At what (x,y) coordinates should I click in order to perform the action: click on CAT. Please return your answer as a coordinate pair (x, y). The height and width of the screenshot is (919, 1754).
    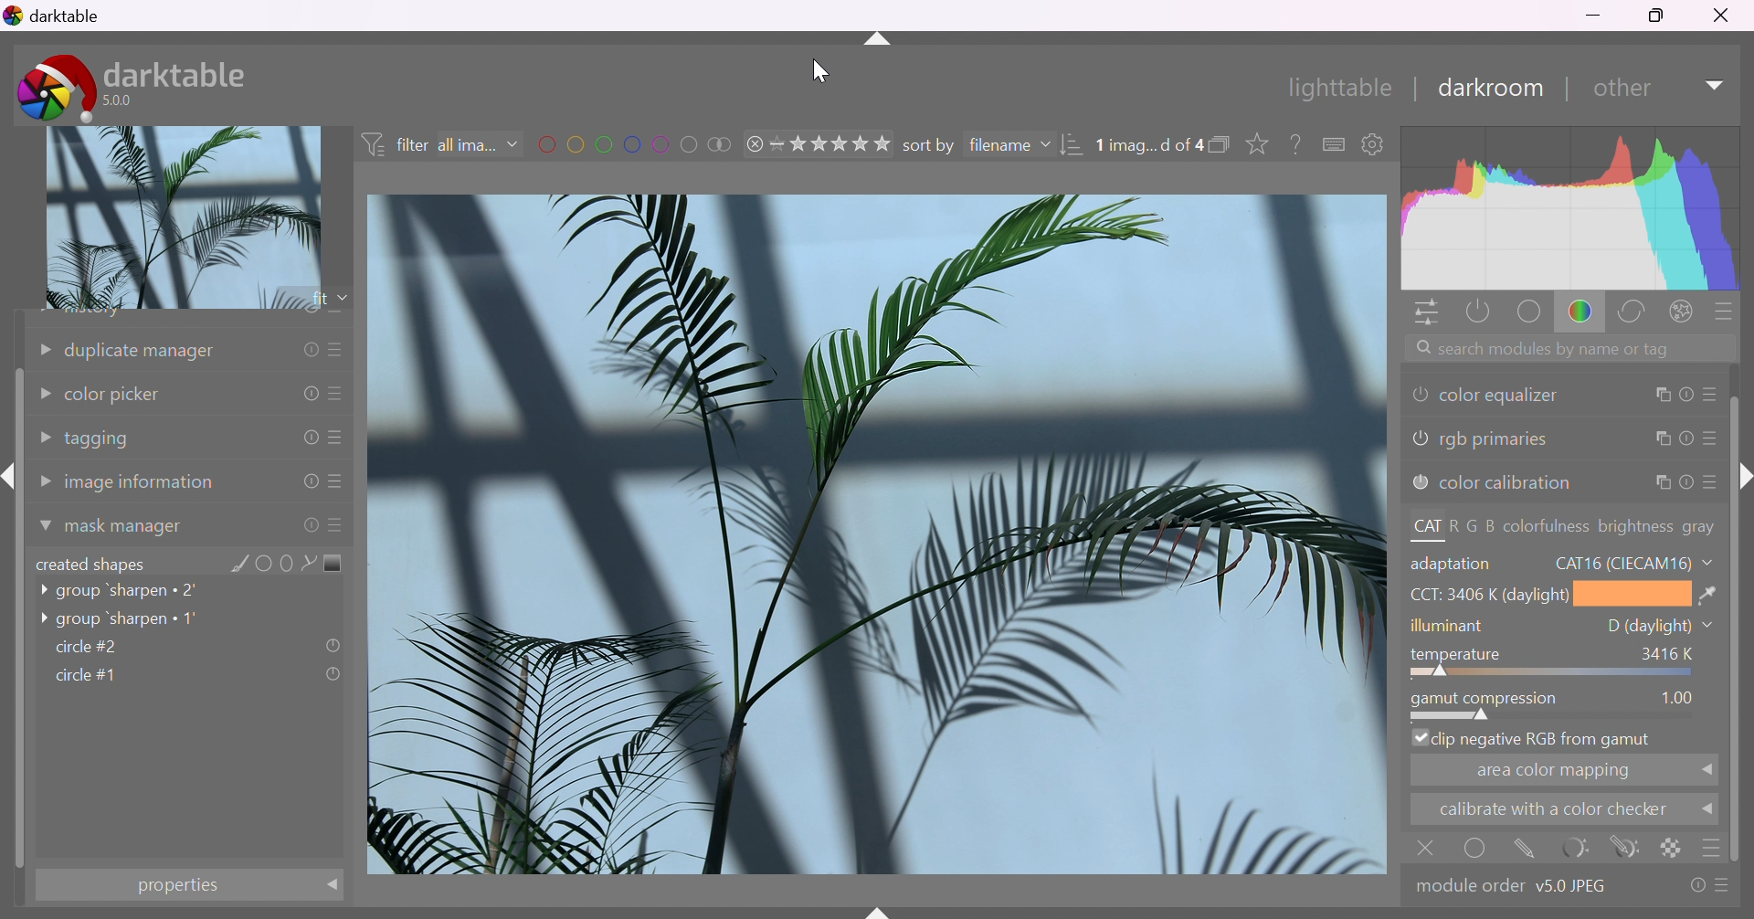
    Looking at the image, I should click on (1564, 528).